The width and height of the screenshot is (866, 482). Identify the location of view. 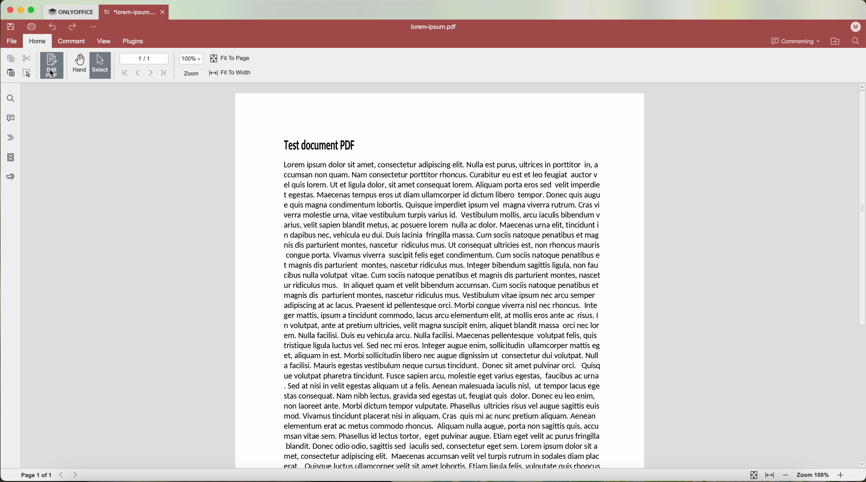
(103, 41).